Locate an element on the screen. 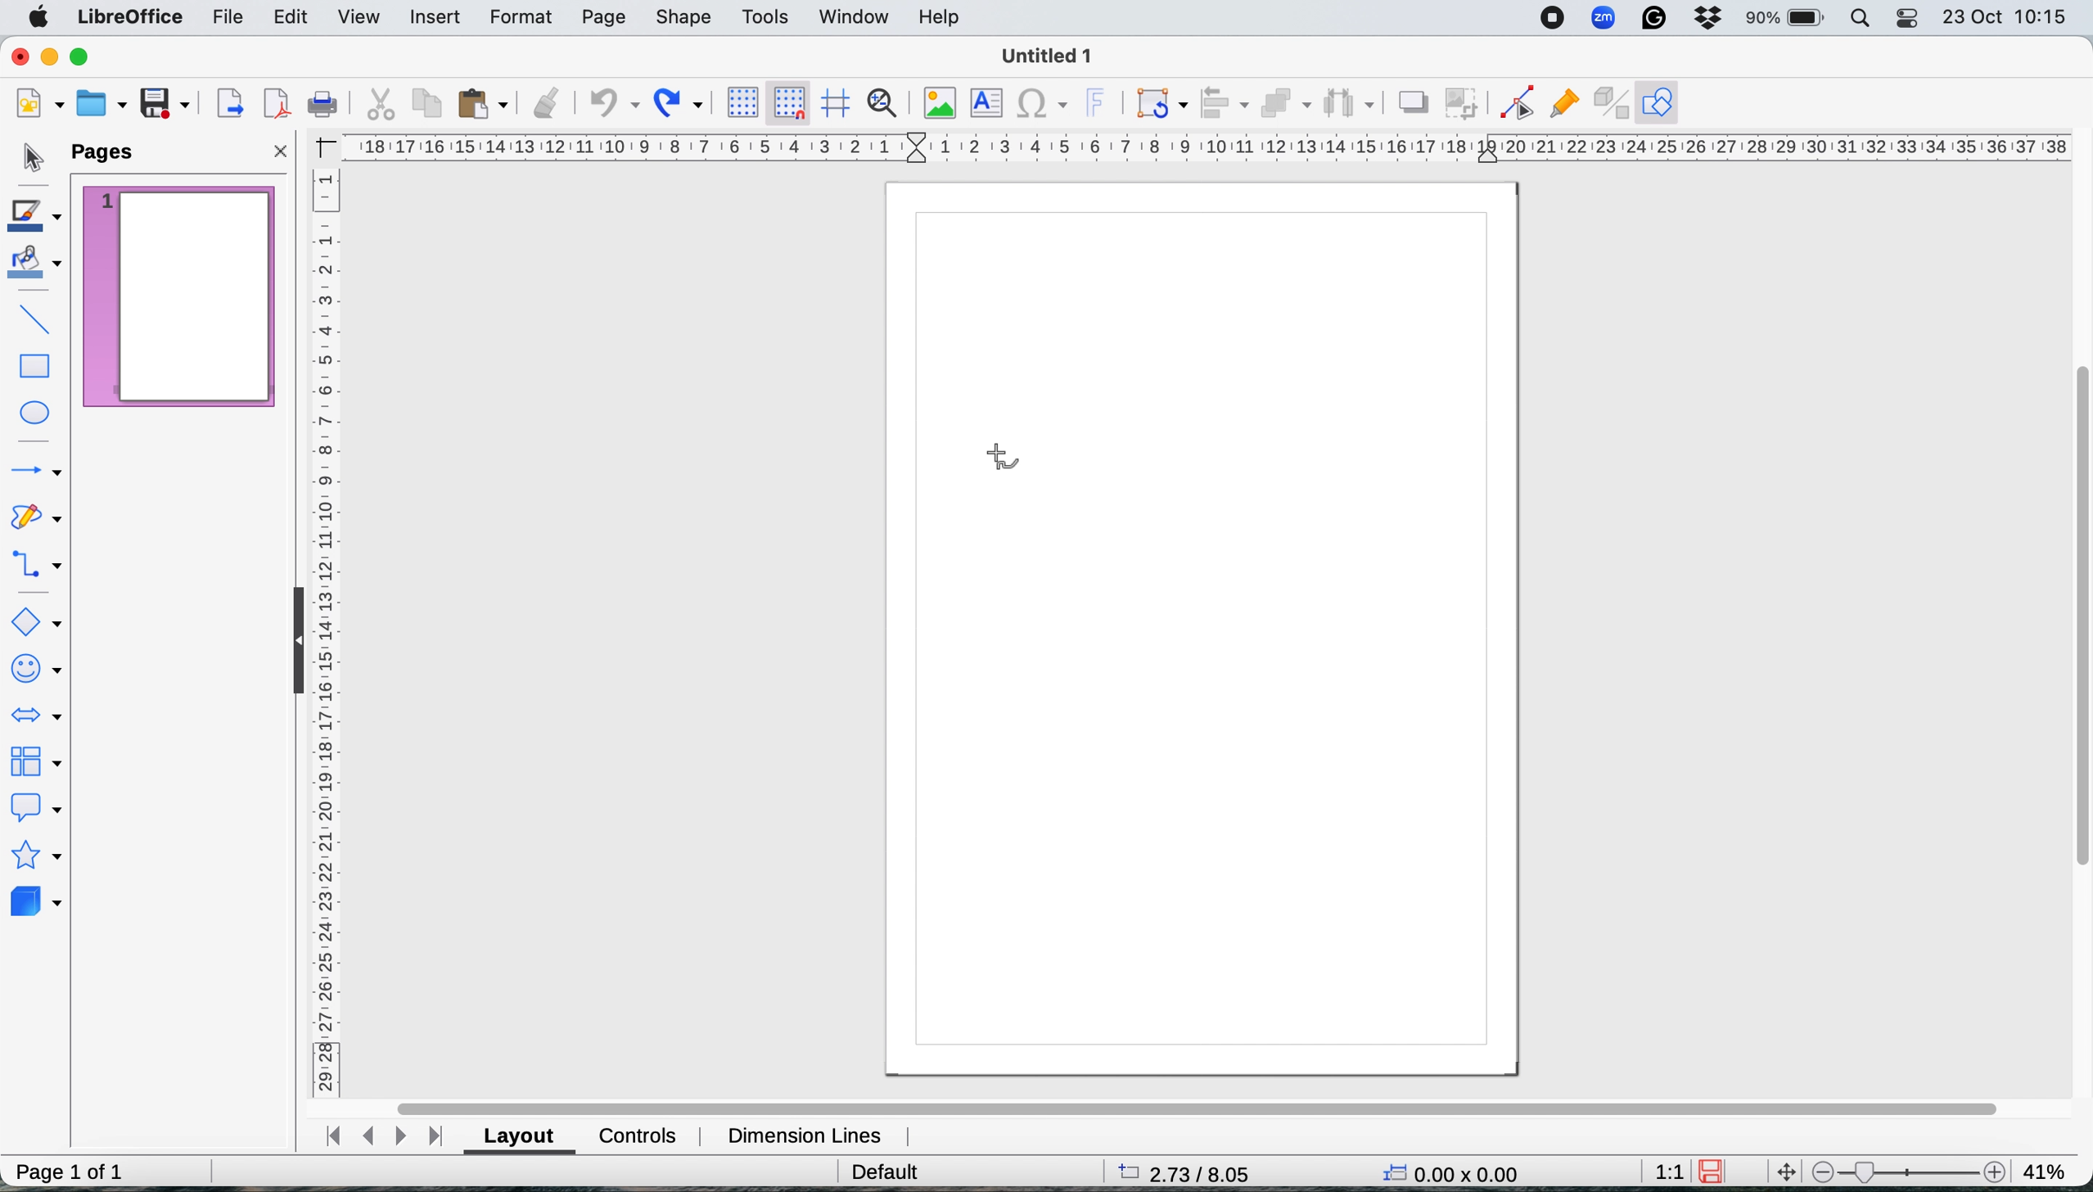 The width and height of the screenshot is (2093, 1192). transformations is located at coordinates (1161, 105).